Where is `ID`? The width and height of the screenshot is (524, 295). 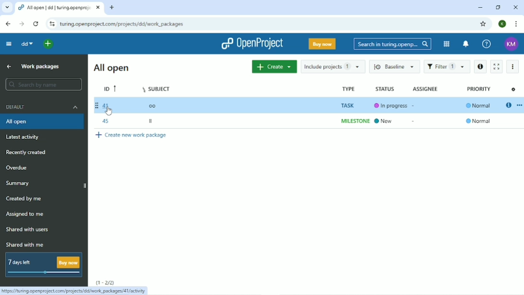 ID is located at coordinates (111, 106).